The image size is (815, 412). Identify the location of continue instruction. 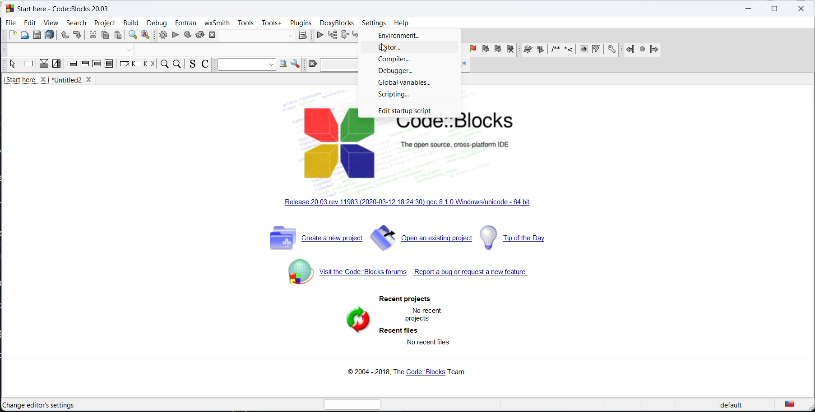
(137, 65).